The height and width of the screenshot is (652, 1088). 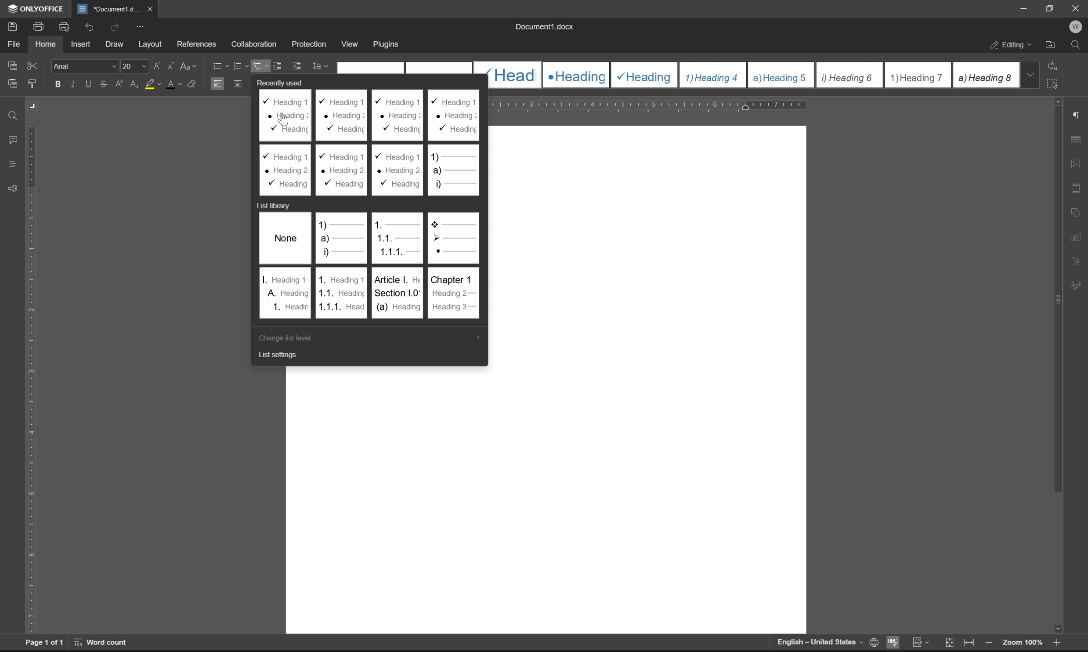 I want to click on increment font case, so click(x=156, y=64).